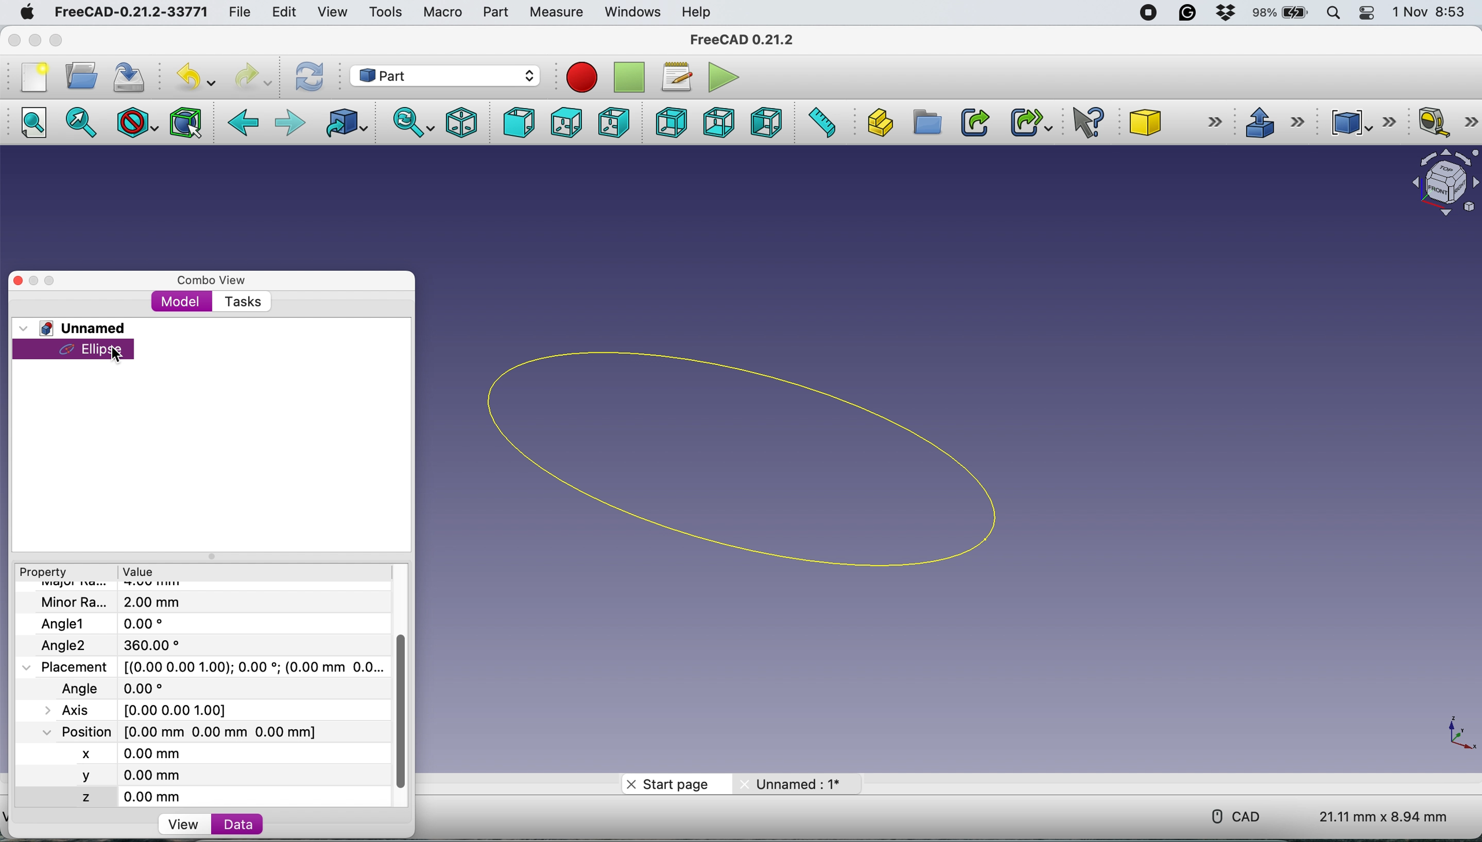  I want to click on sync view, so click(414, 123).